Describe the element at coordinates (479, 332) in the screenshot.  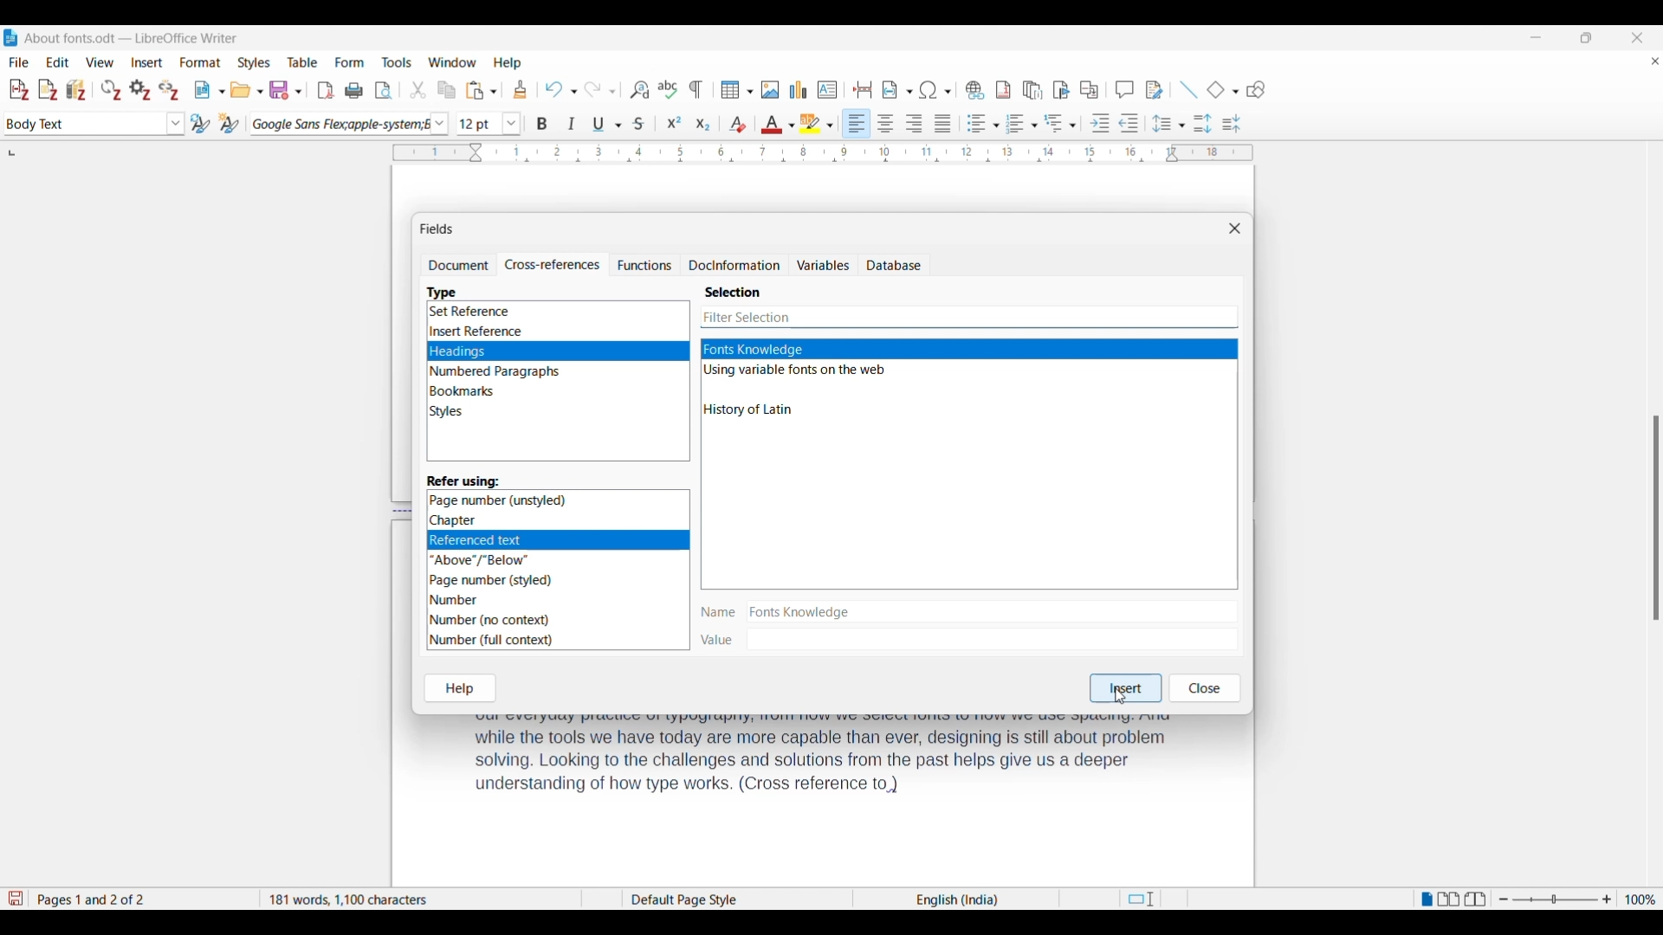
I see `Insert Reference` at that location.